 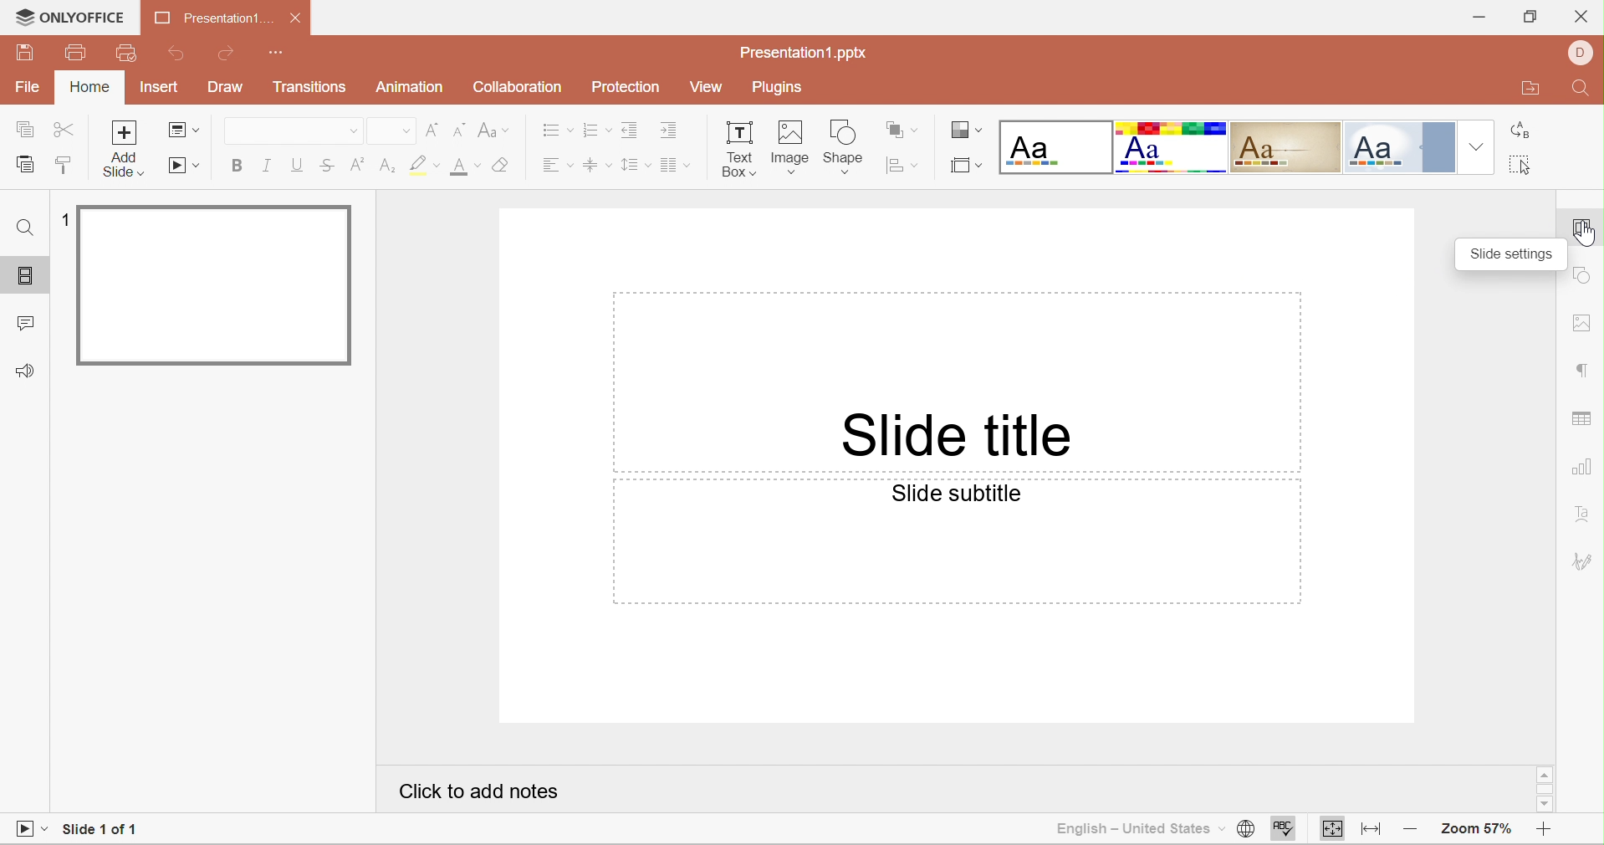 What do you see at coordinates (557, 166) in the screenshot?
I see `Horizontal Align` at bounding box center [557, 166].